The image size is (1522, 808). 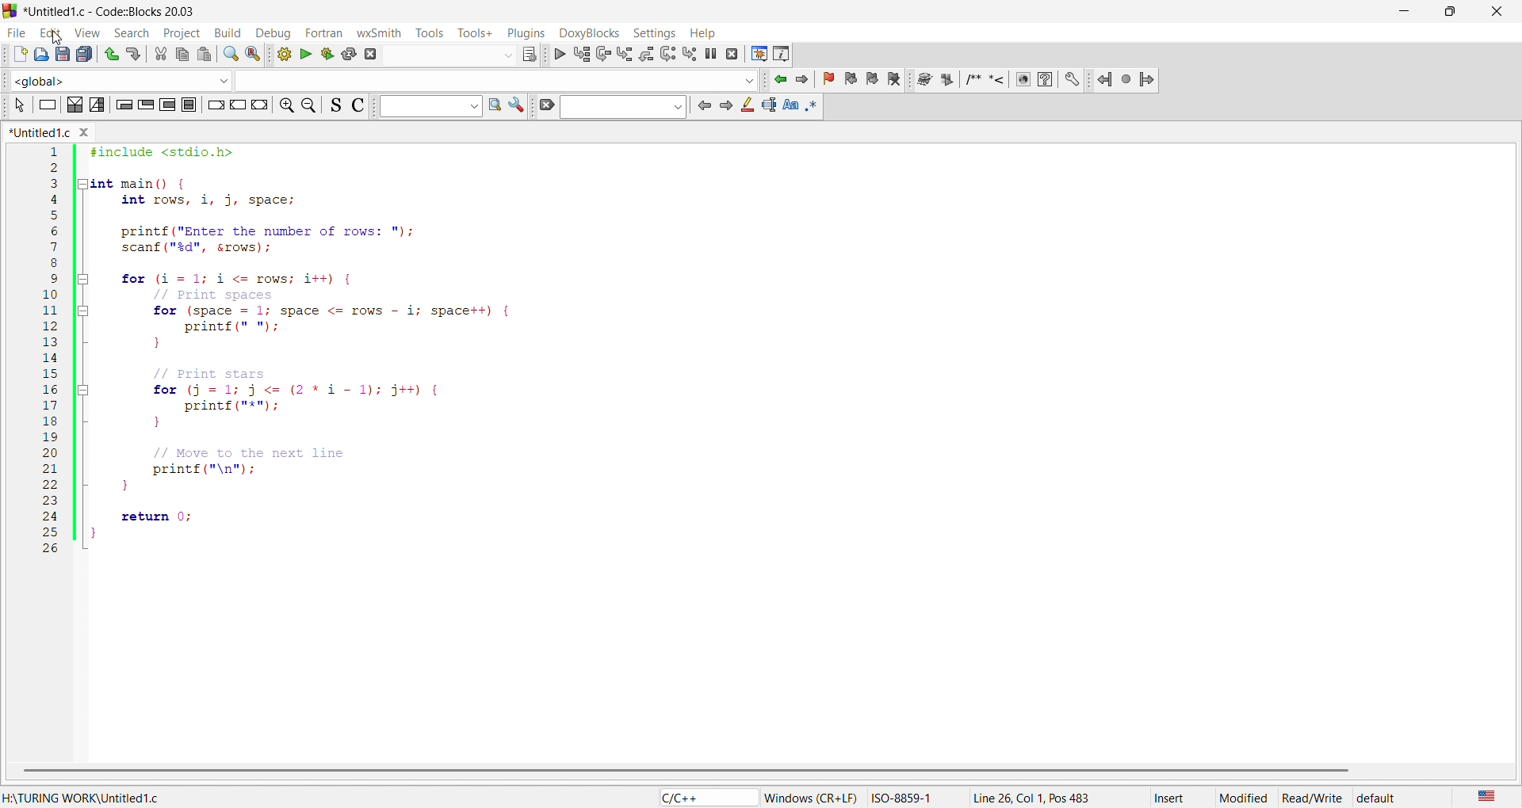 What do you see at coordinates (56, 354) in the screenshot?
I see `line number` at bounding box center [56, 354].